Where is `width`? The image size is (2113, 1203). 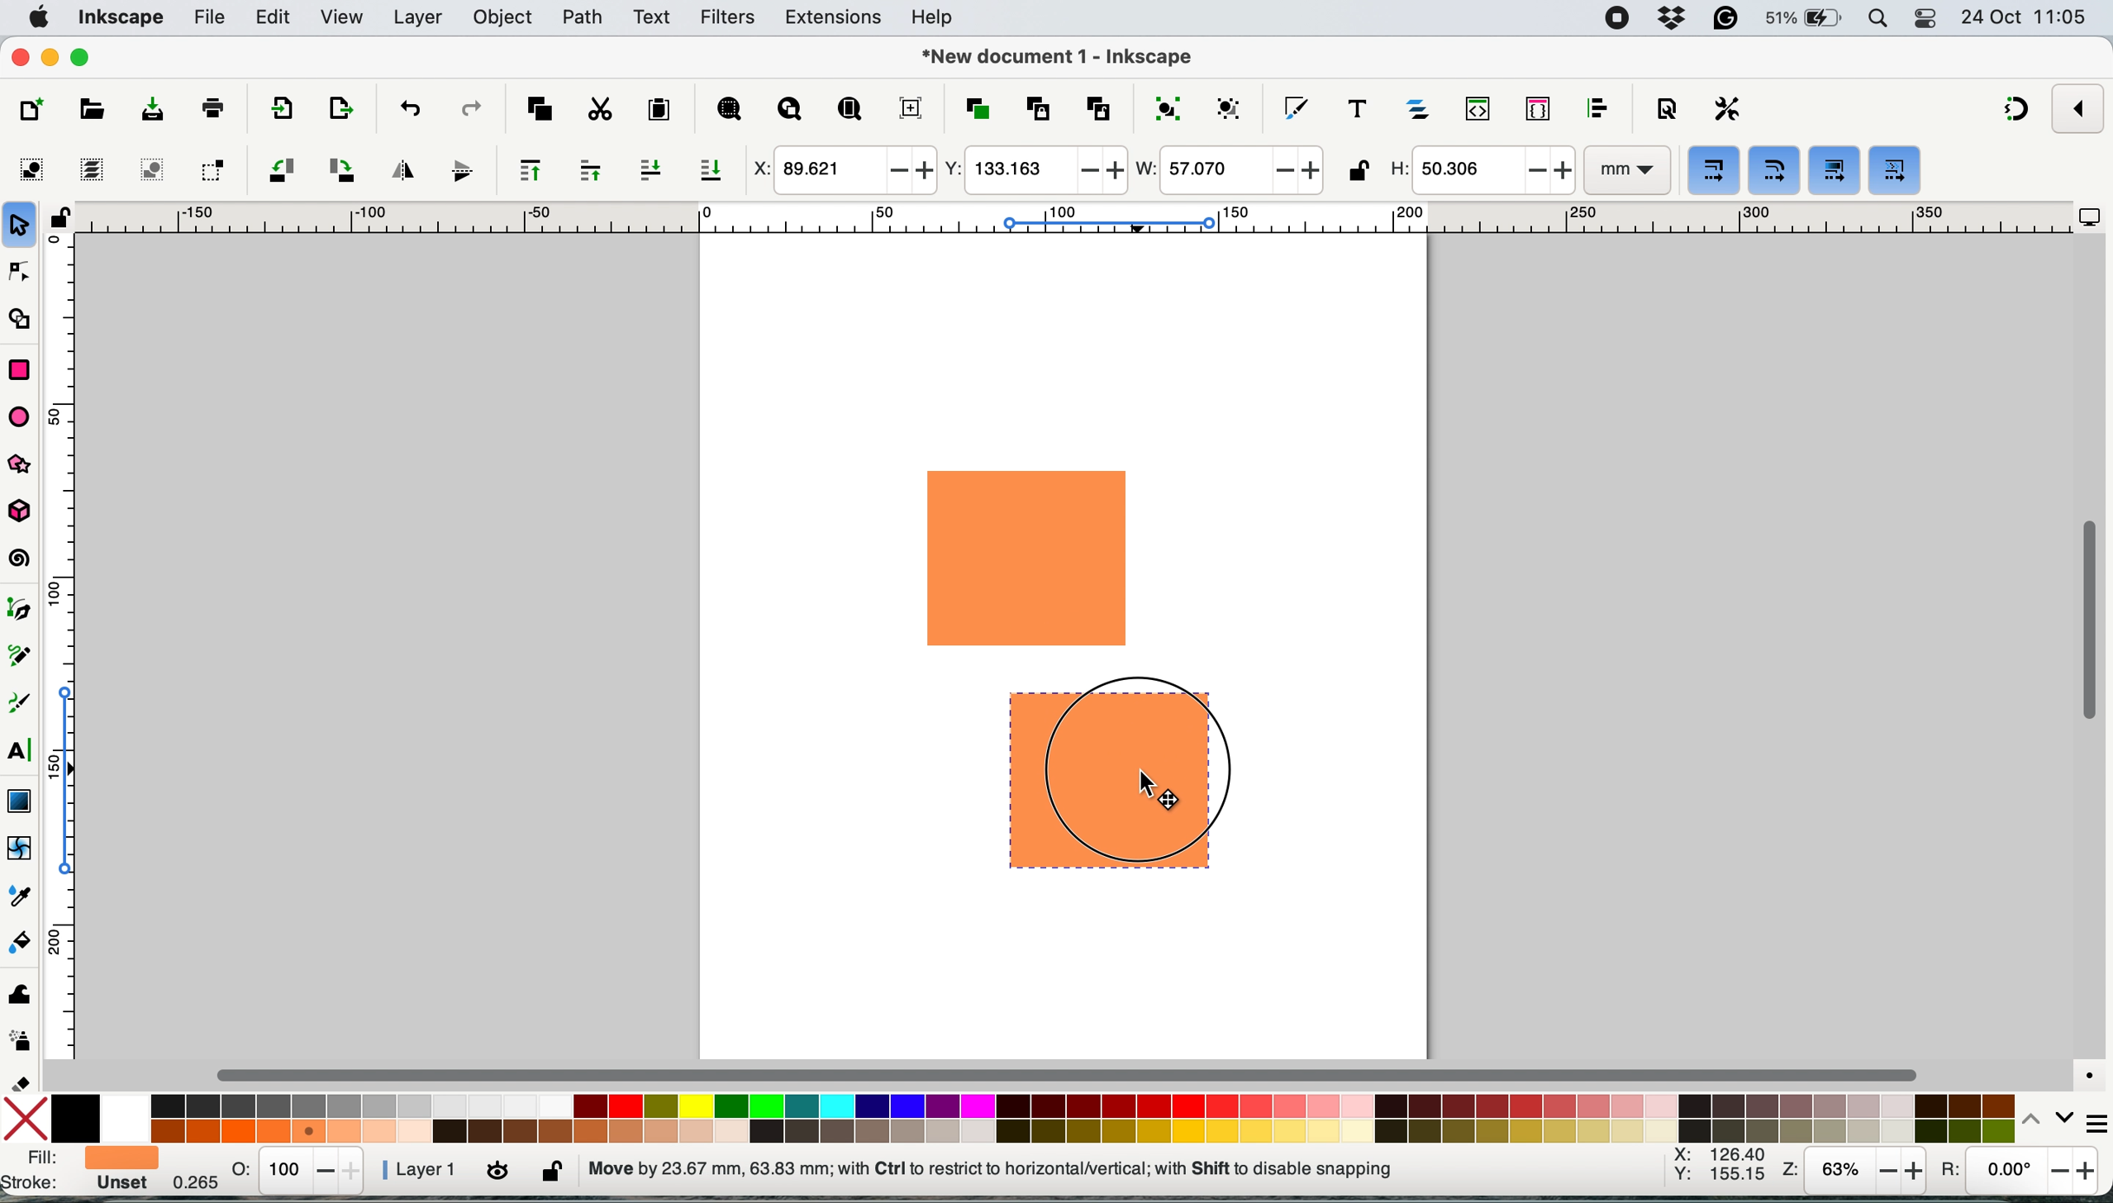 width is located at coordinates (1227, 172).